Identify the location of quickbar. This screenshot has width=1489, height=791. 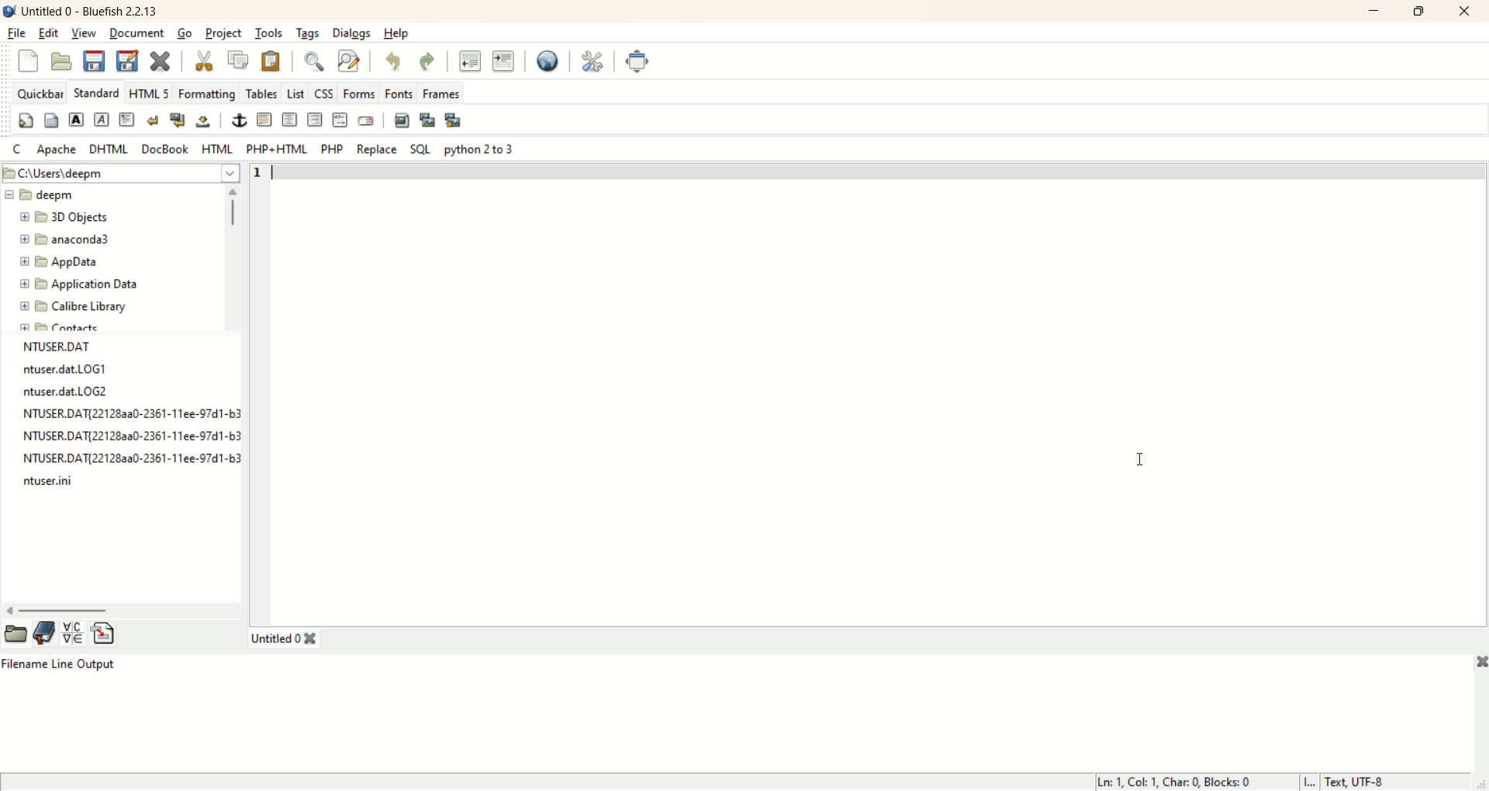
(38, 92).